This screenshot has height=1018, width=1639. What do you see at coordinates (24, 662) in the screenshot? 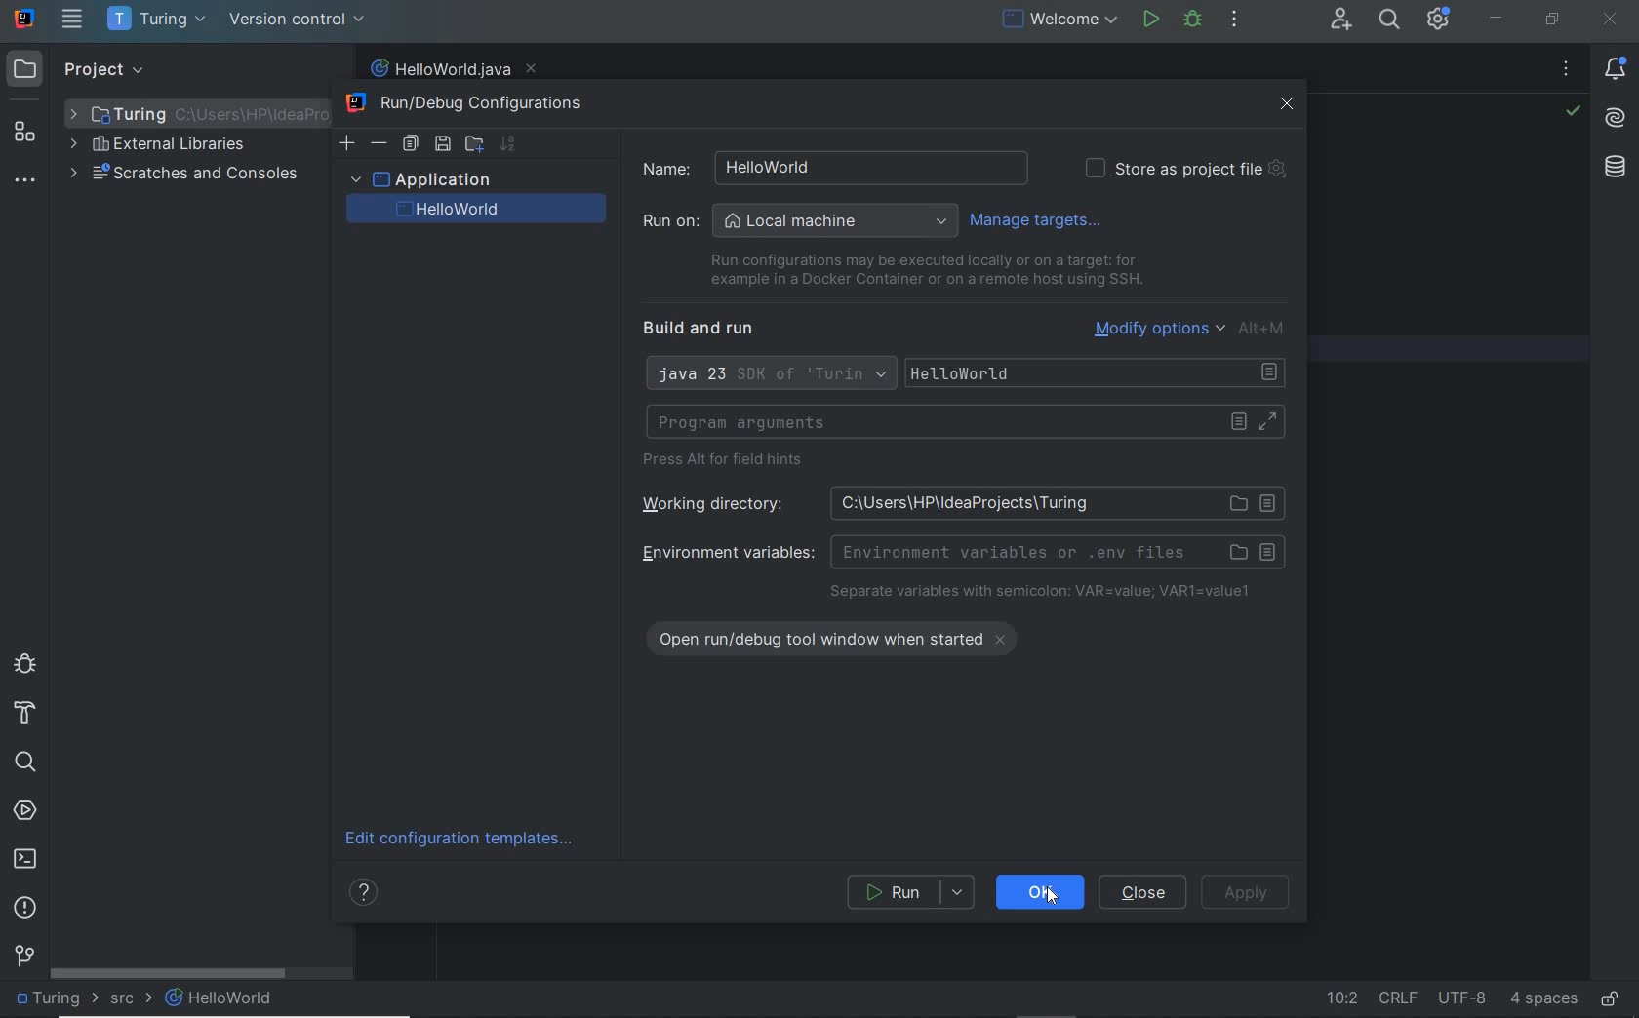
I see `debug` at bounding box center [24, 662].